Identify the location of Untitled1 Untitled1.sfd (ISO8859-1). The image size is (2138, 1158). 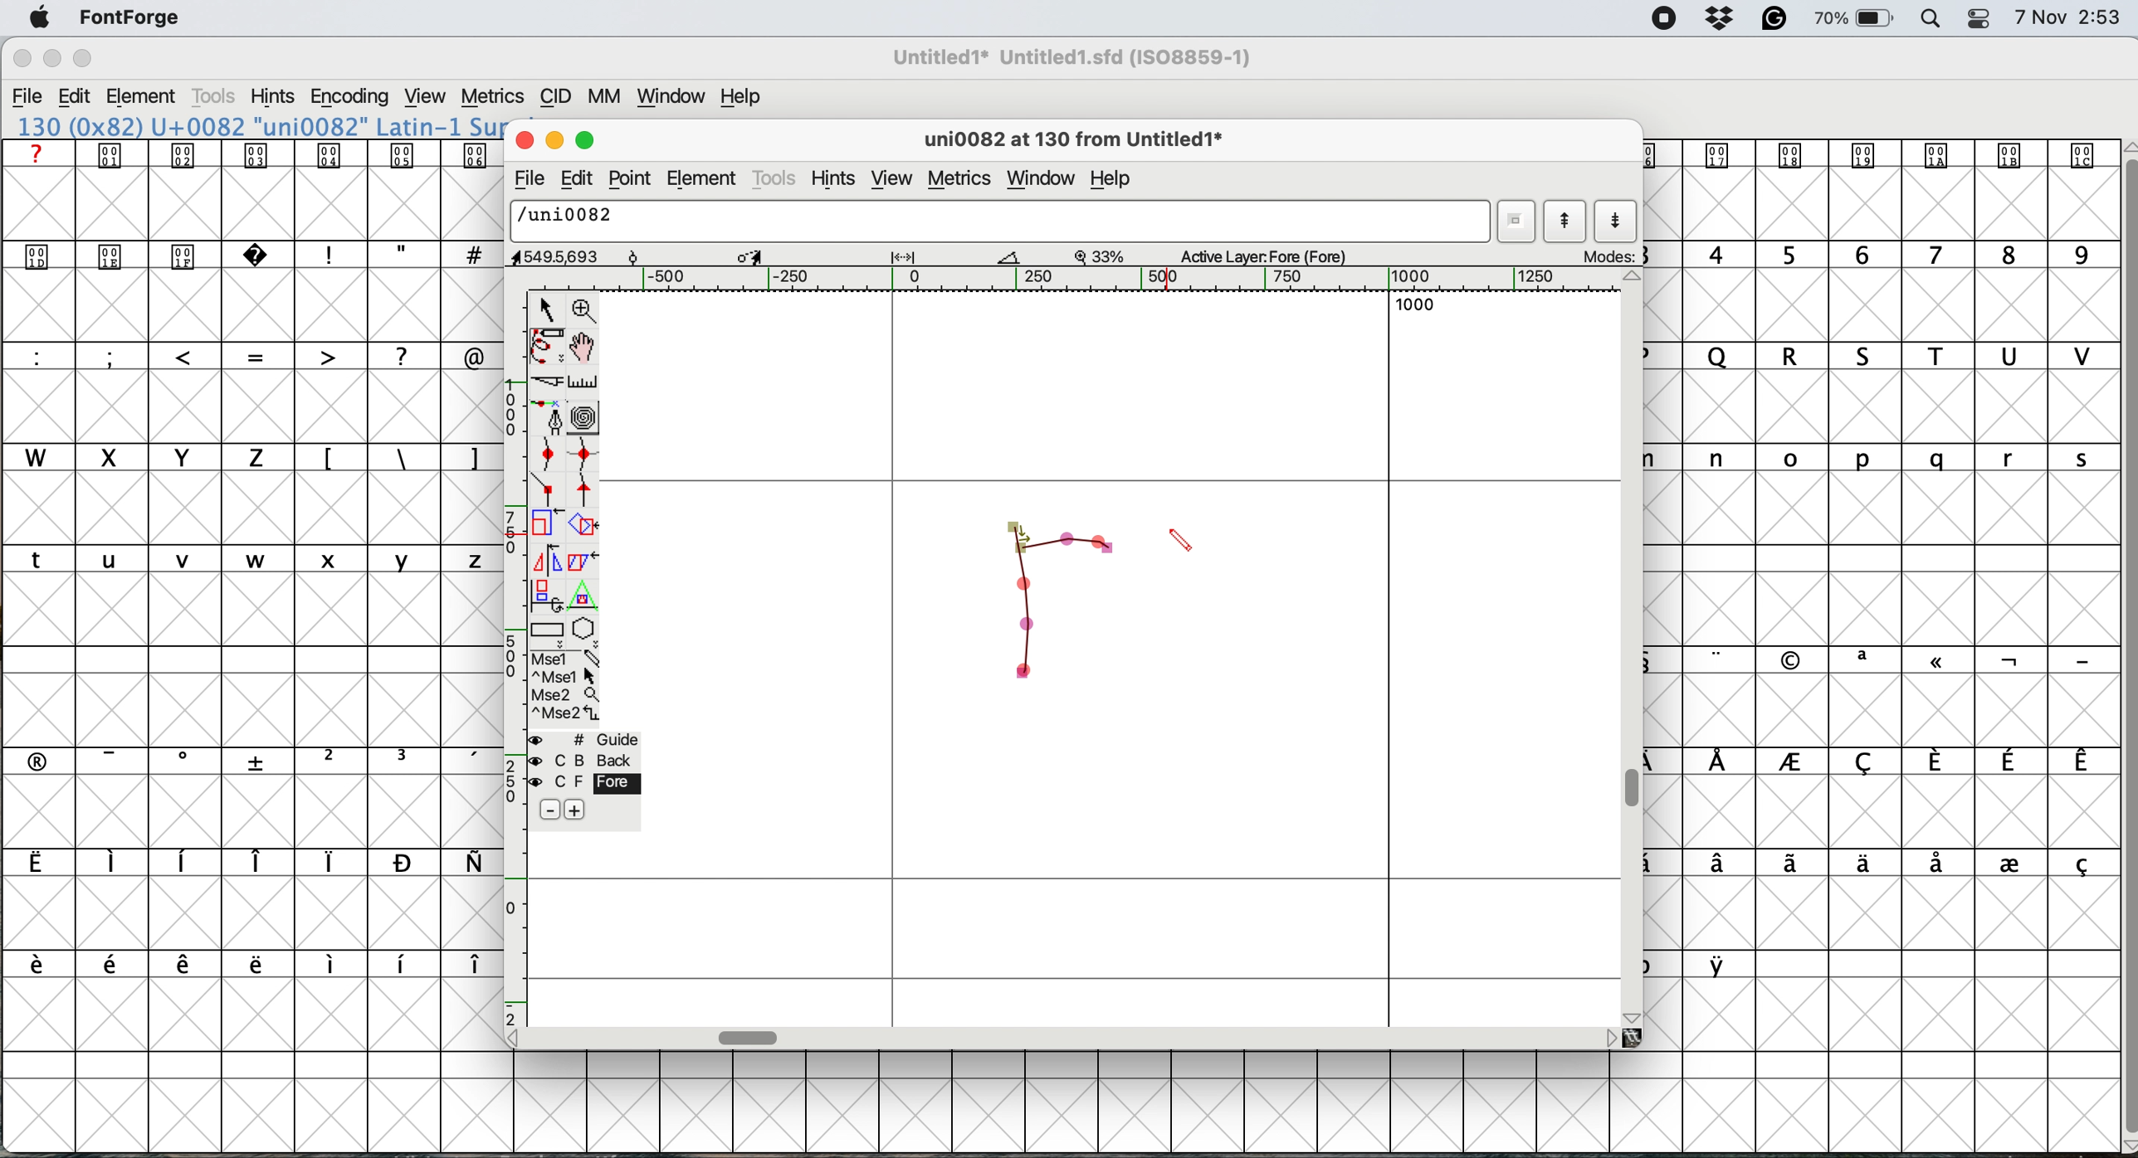
(1077, 57).